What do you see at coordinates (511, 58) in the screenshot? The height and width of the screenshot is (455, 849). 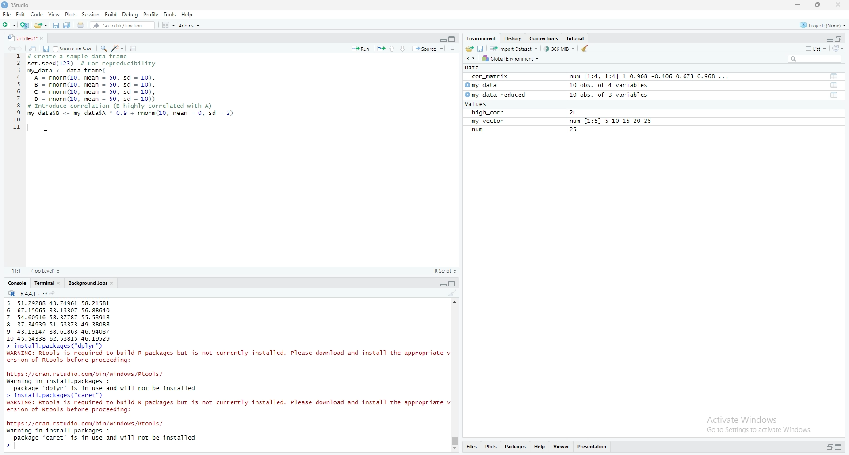 I see `Global Environment ` at bounding box center [511, 58].